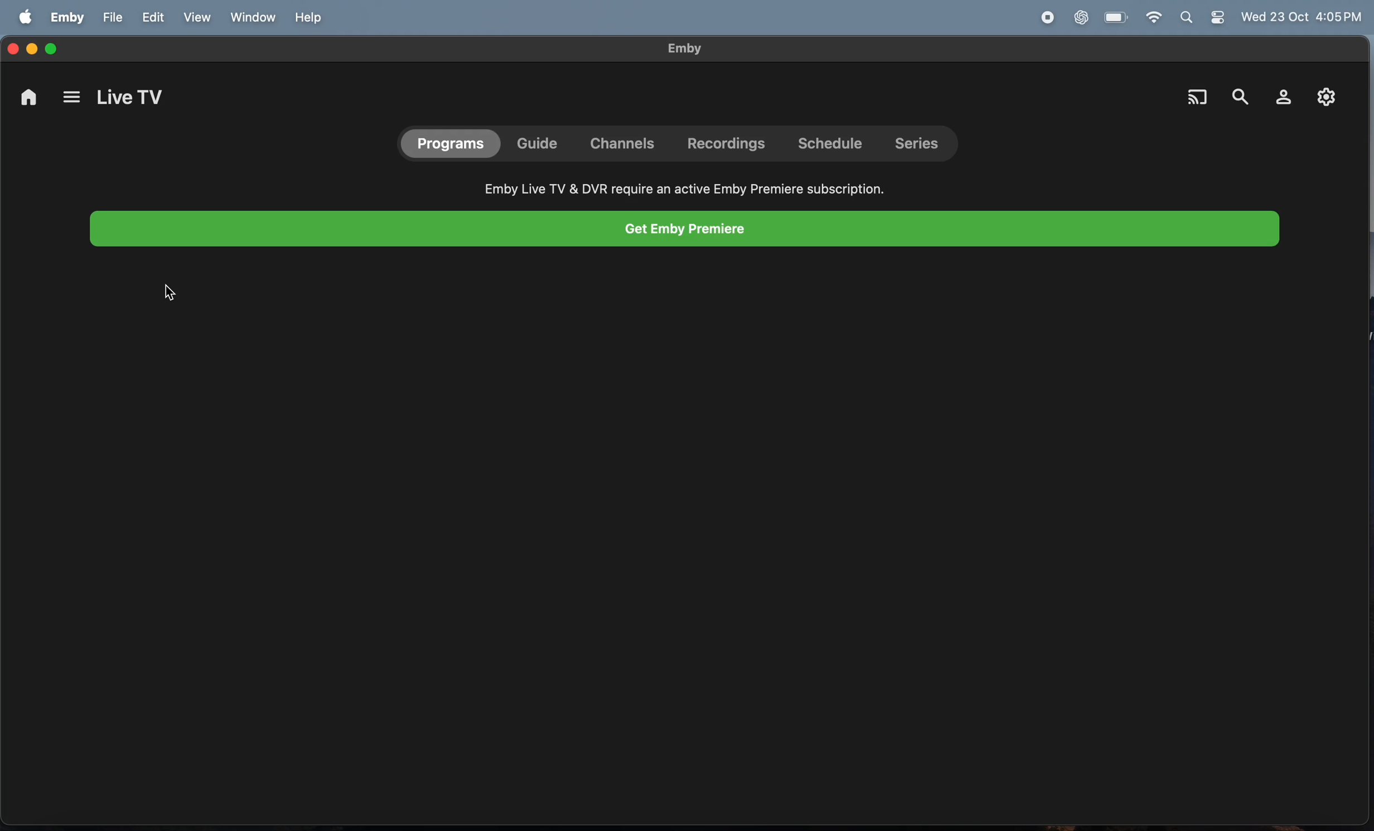  I want to click on get emby premiere, so click(685, 230).